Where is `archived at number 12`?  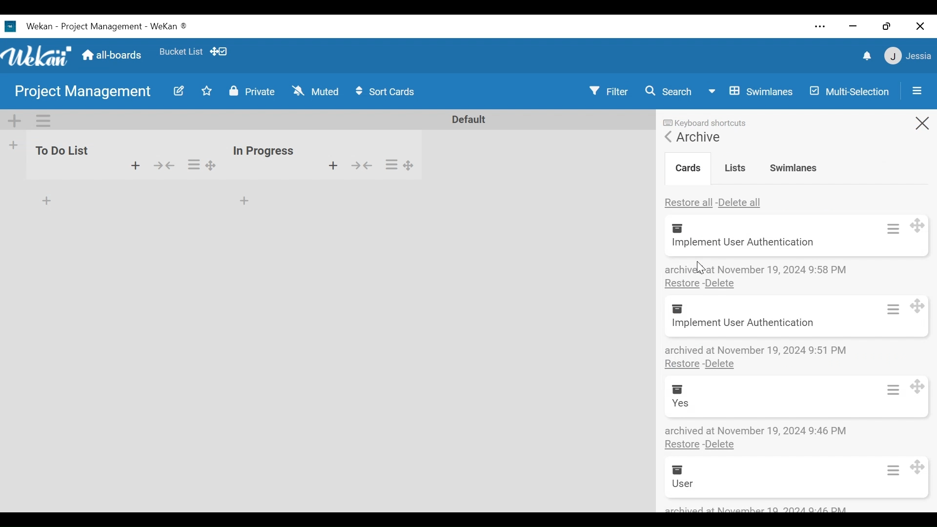
archived at number 12 is located at coordinates (759, 507).